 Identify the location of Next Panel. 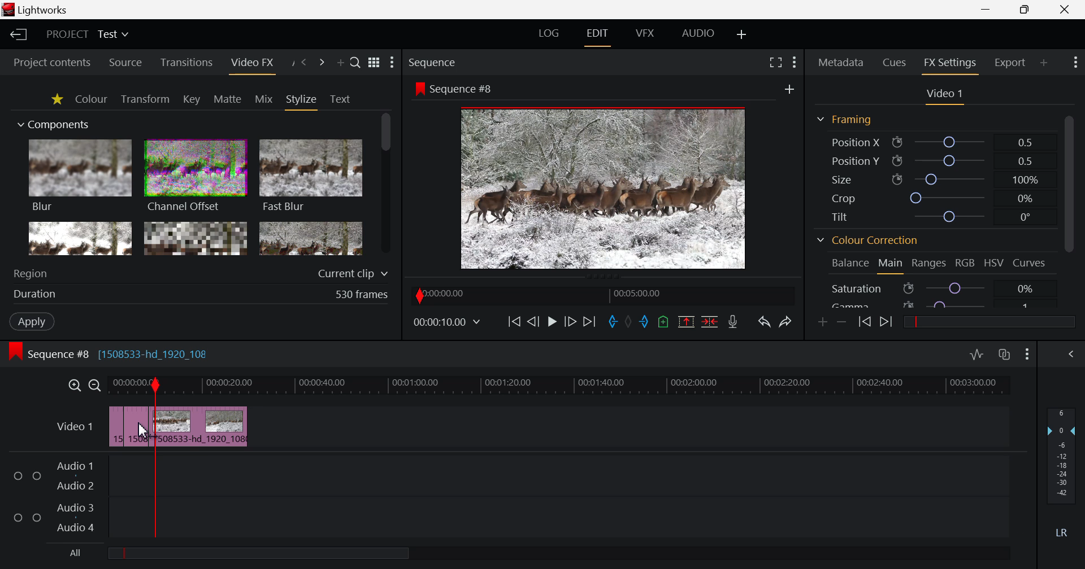
(320, 63).